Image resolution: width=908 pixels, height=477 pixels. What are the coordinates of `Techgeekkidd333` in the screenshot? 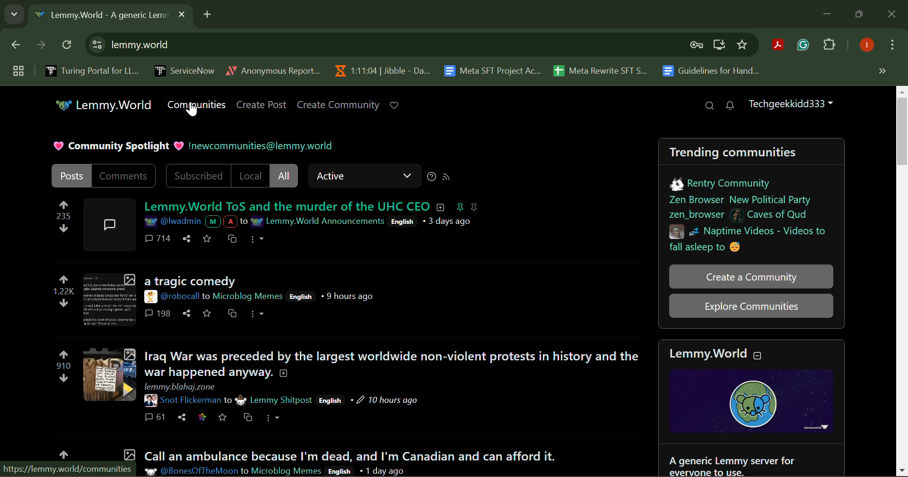 It's located at (790, 103).